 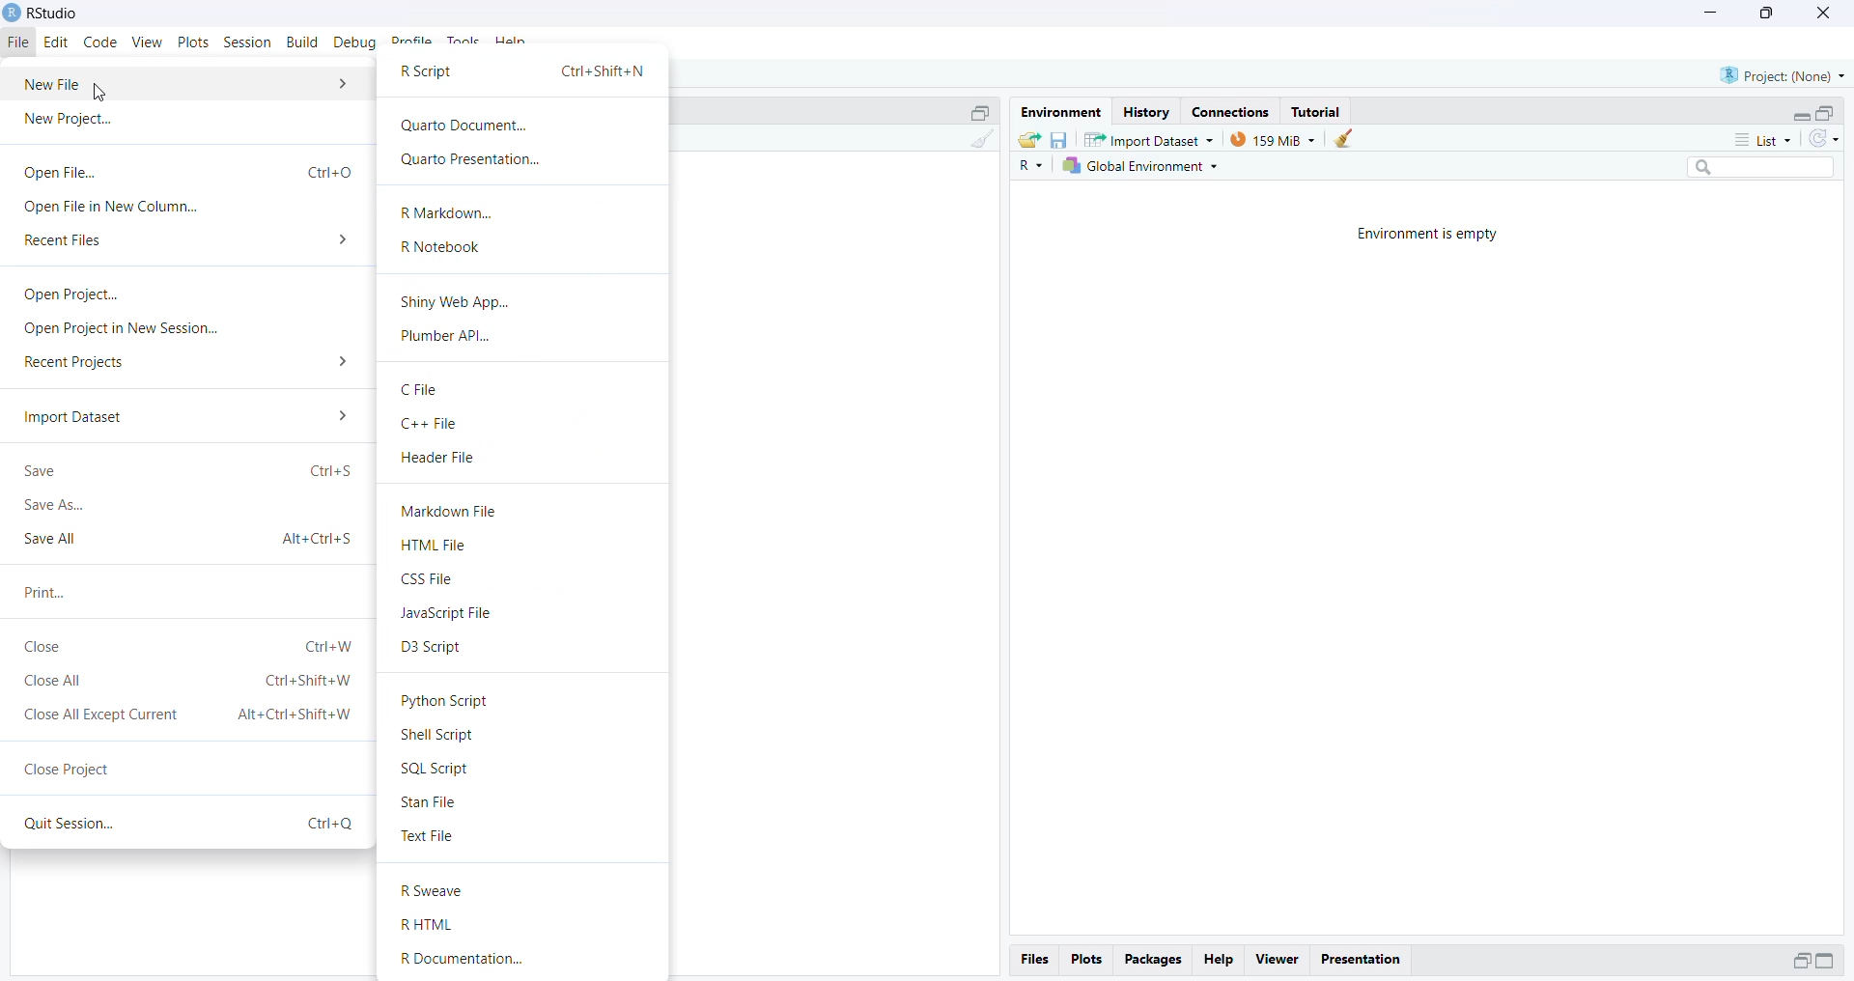 I want to click on tutorial, so click(x=1318, y=111).